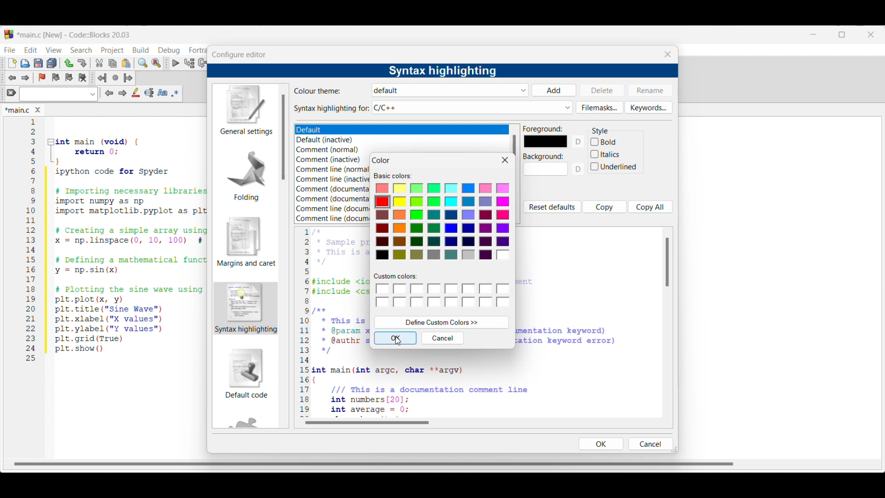 Image resolution: width=885 pixels, height=498 pixels. I want to click on Jump forward, so click(128, 78).